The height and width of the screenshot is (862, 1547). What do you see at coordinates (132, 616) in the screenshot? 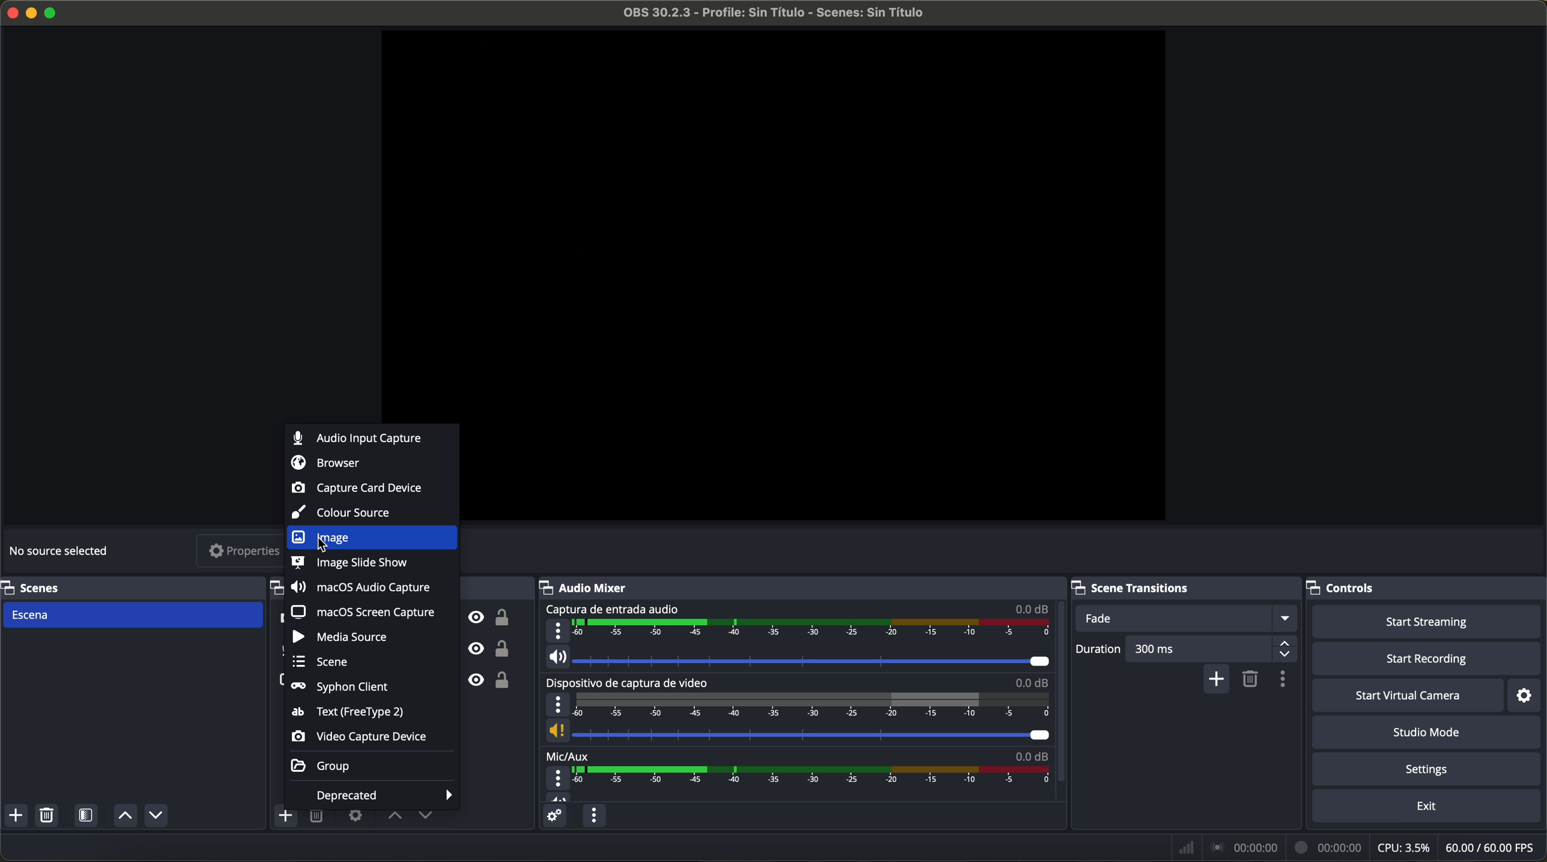
I see `scene` at bounding box center [132, 616].